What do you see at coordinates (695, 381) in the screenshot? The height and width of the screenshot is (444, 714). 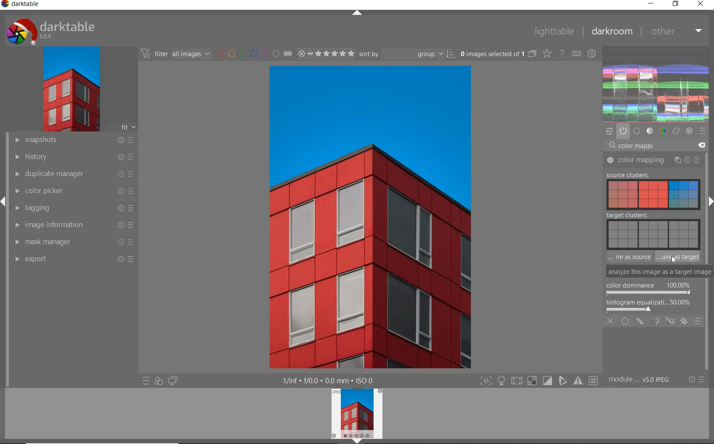 I see `reset or preset & preference` at bounding box center [695, 381].